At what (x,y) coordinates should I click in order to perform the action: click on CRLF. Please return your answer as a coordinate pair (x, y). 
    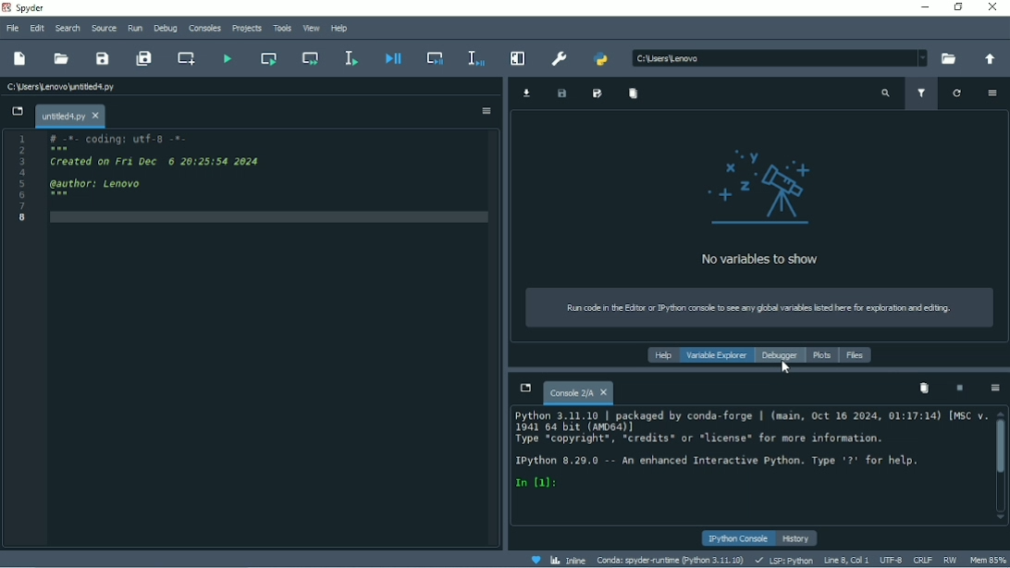
    Looking at the image, I should click on (922, 561).